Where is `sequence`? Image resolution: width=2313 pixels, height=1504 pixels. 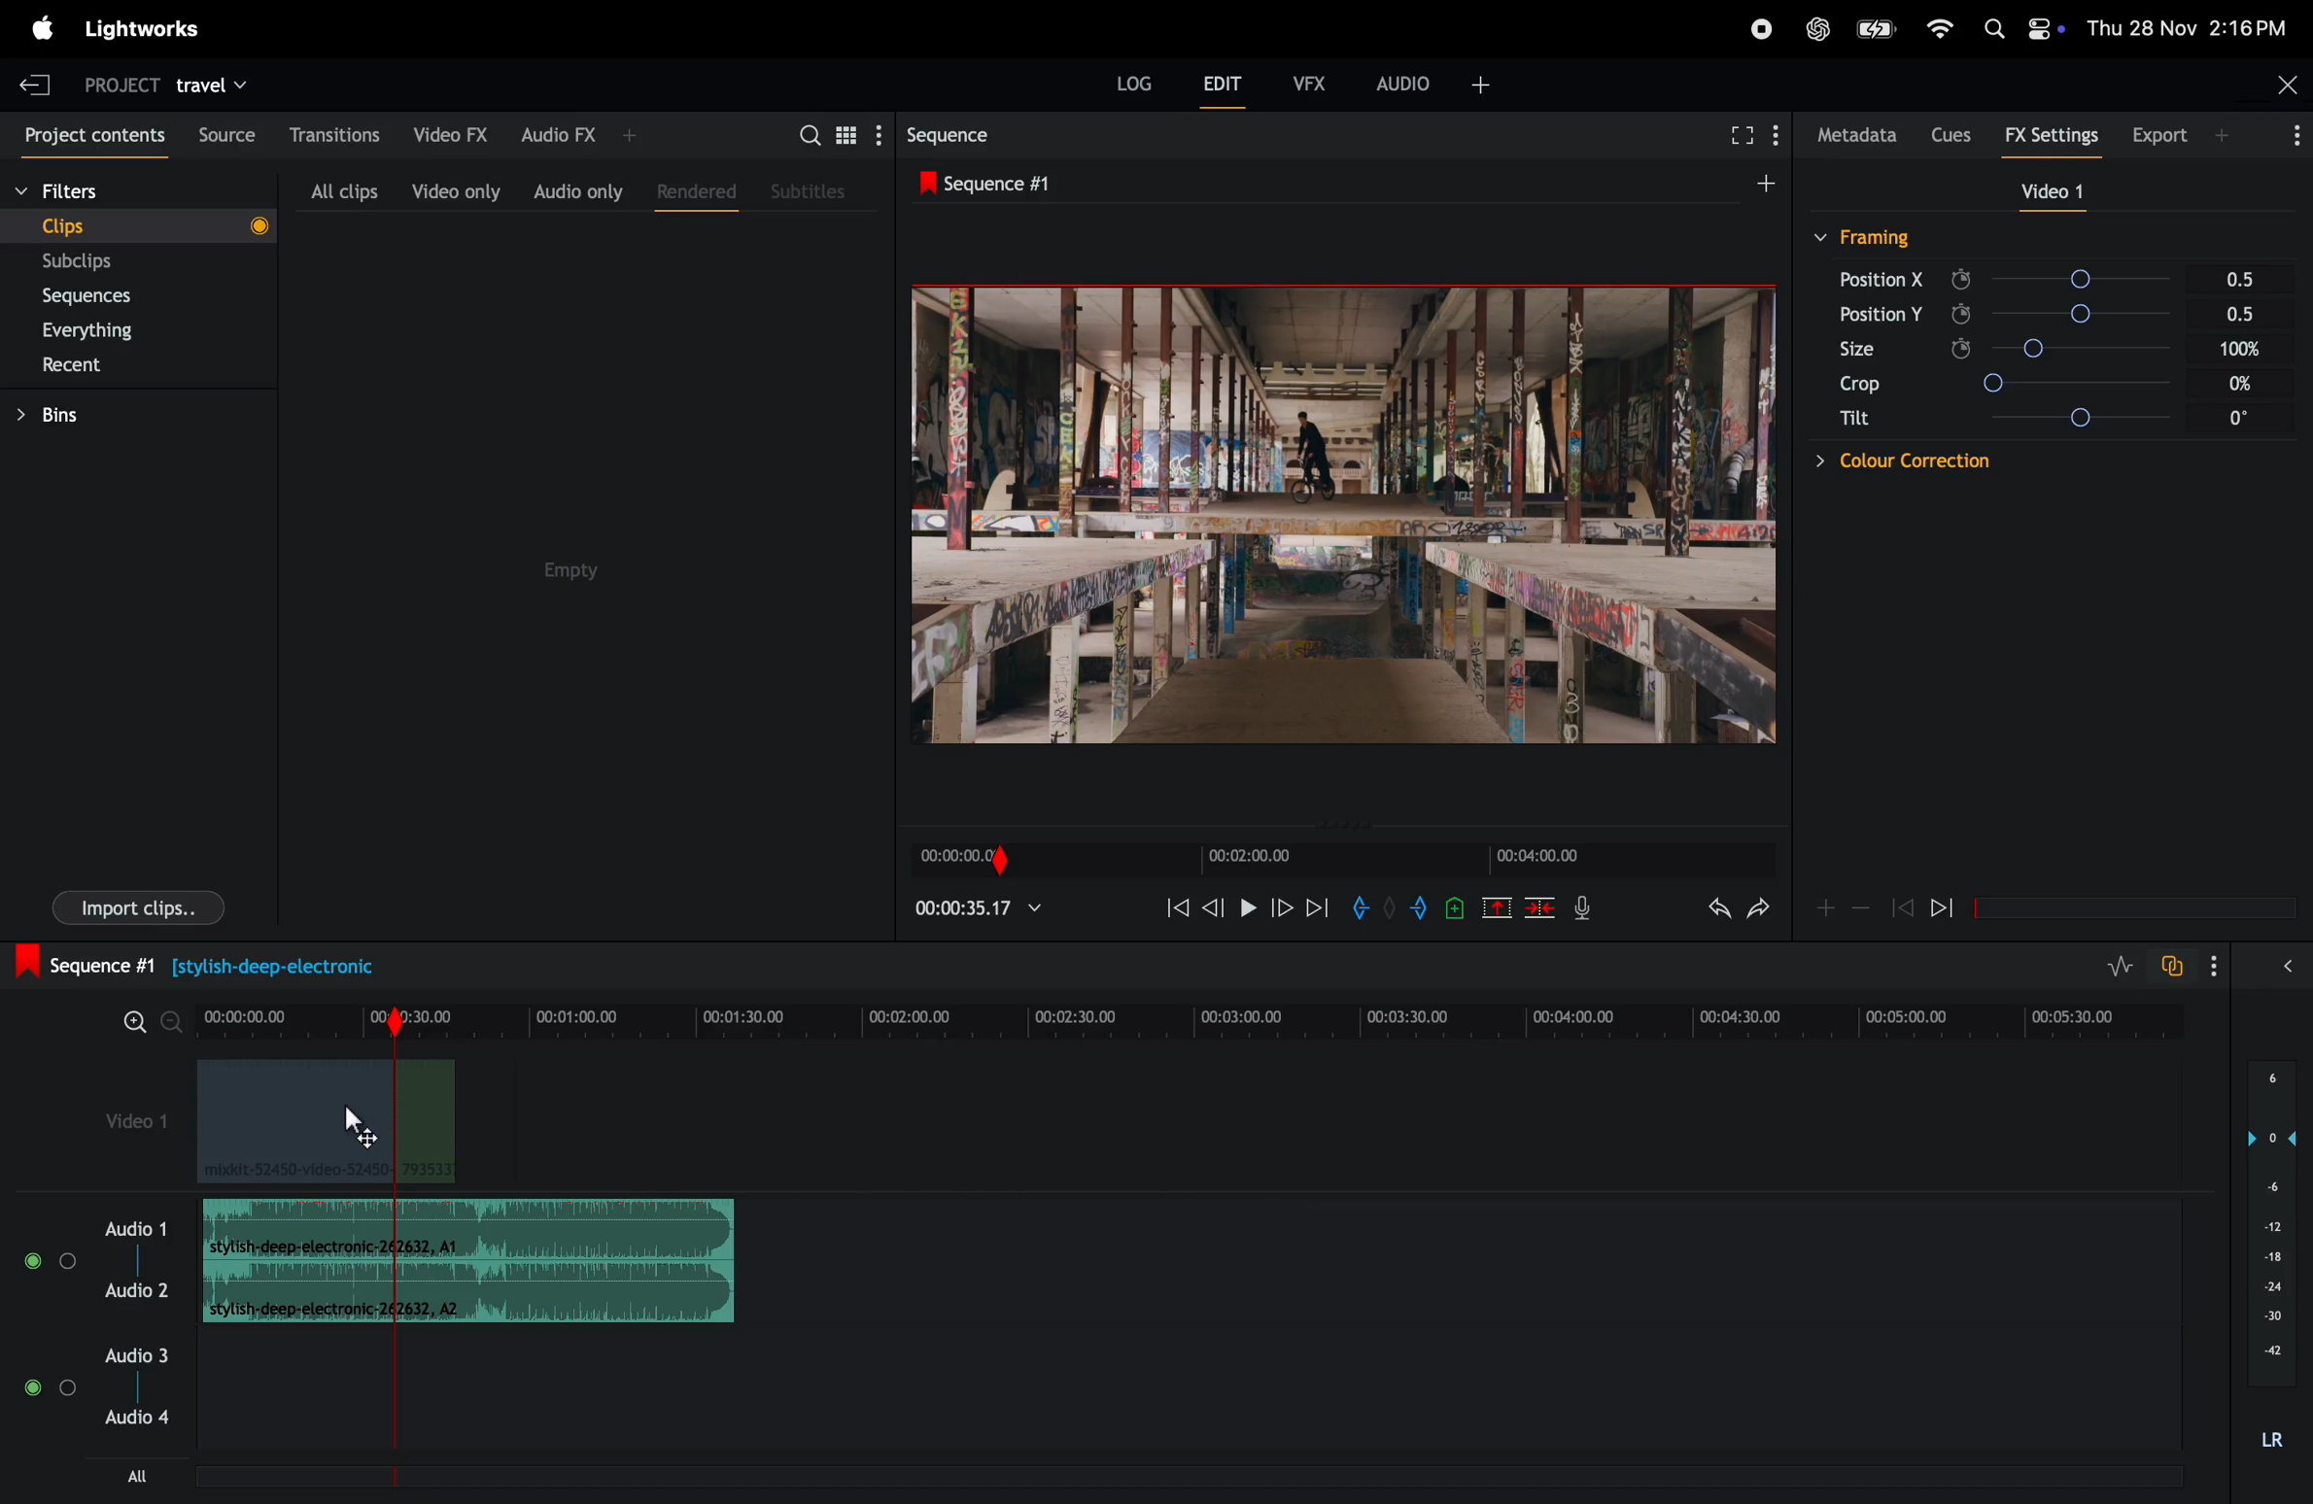
sequence is located at coordinates (969, 134).